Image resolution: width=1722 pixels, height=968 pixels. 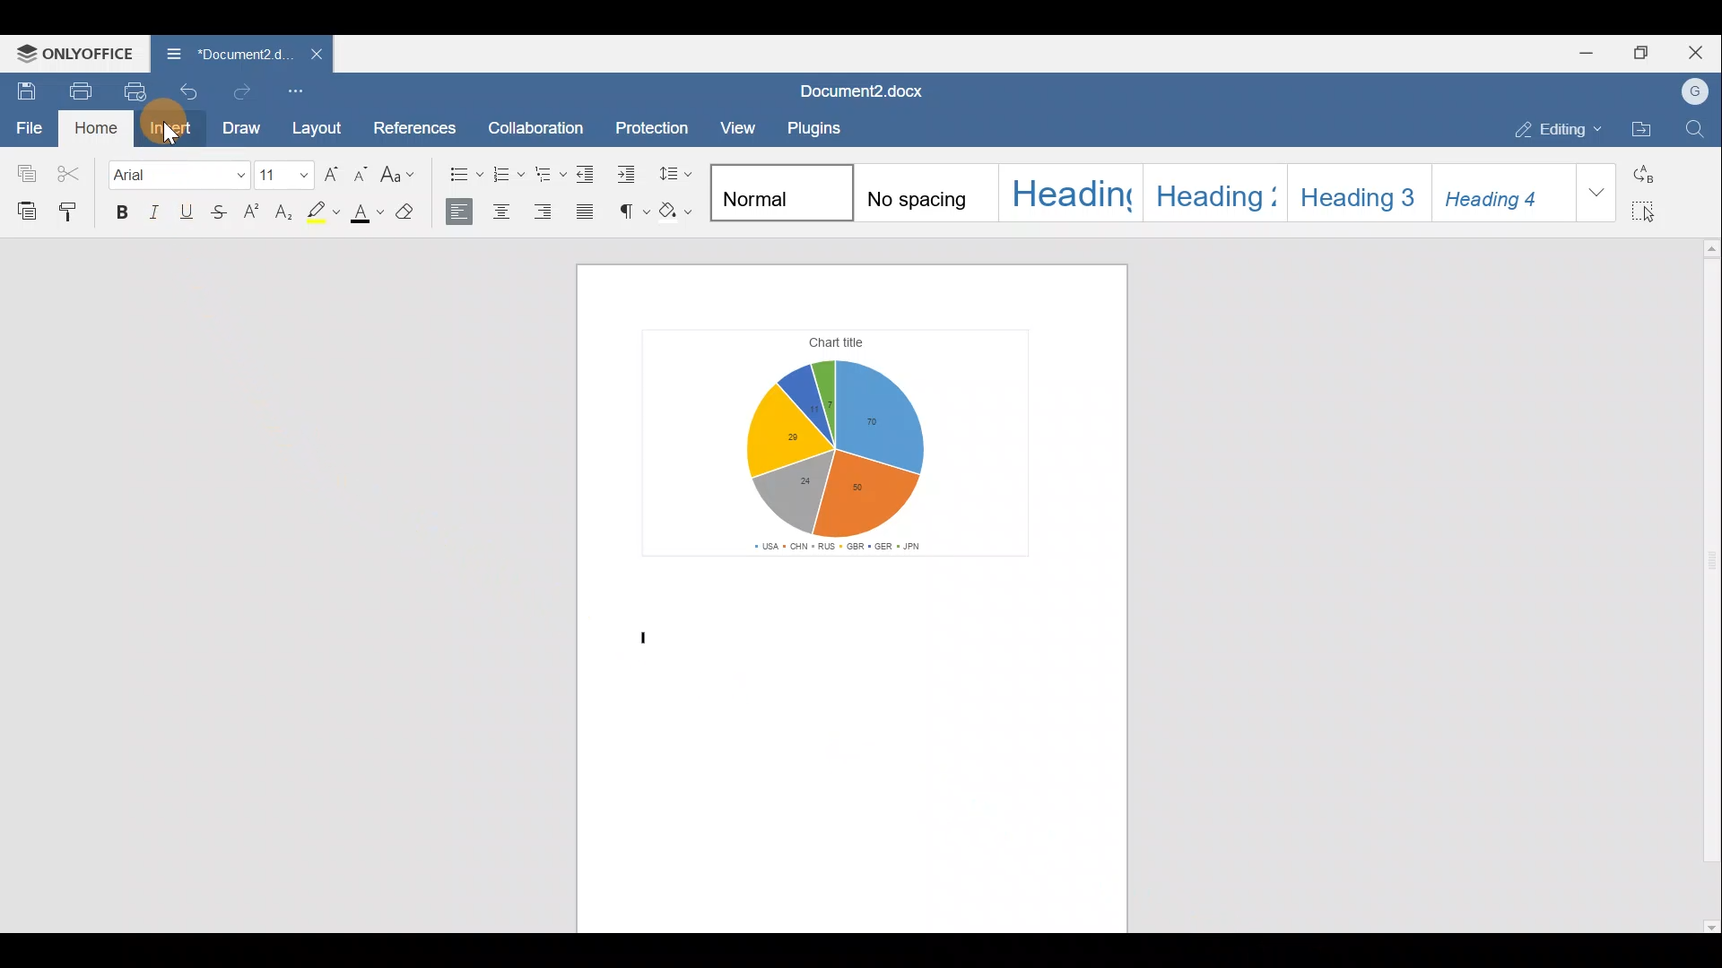 I want to click on Italic, so click(x=158, y=208).